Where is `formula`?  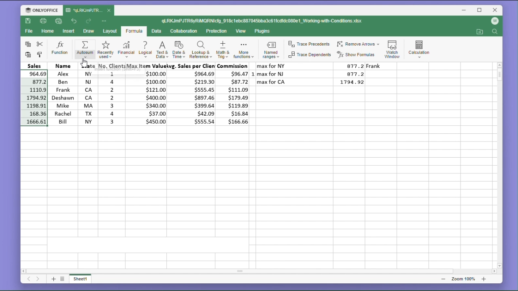
formula is located at coordinates (134, 32).